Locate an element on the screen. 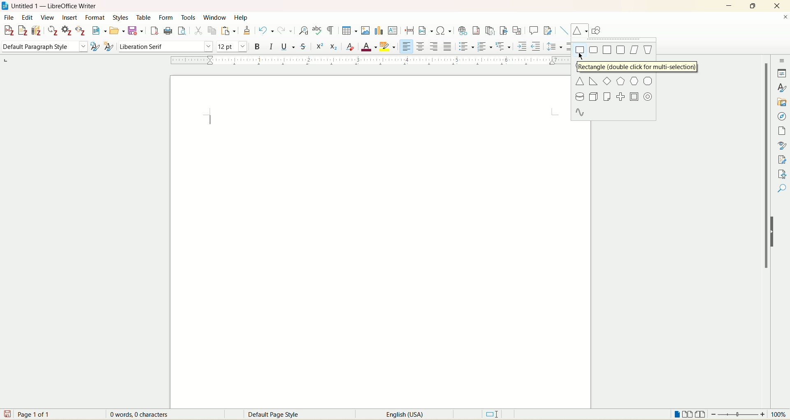 Image resolution: width=790 pixels, height=420 pixels. increase indent is located at coordinates (523, 46).